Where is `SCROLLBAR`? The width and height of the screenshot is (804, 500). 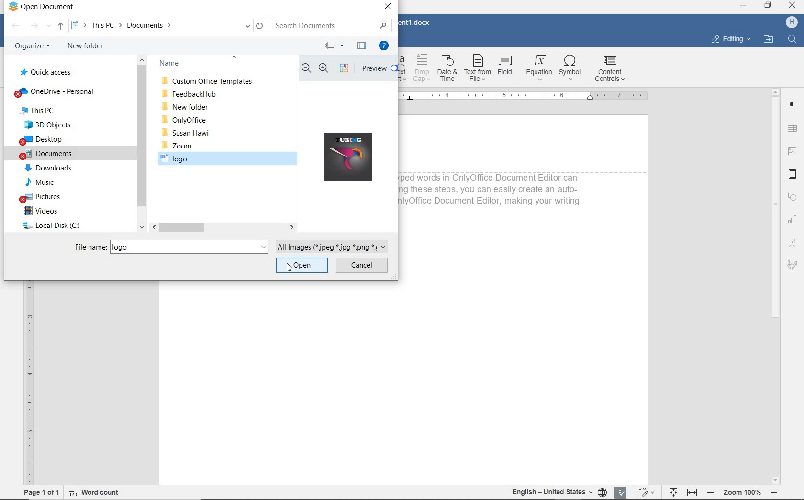 SCROLLBAR is located at coordinates (776, 285).